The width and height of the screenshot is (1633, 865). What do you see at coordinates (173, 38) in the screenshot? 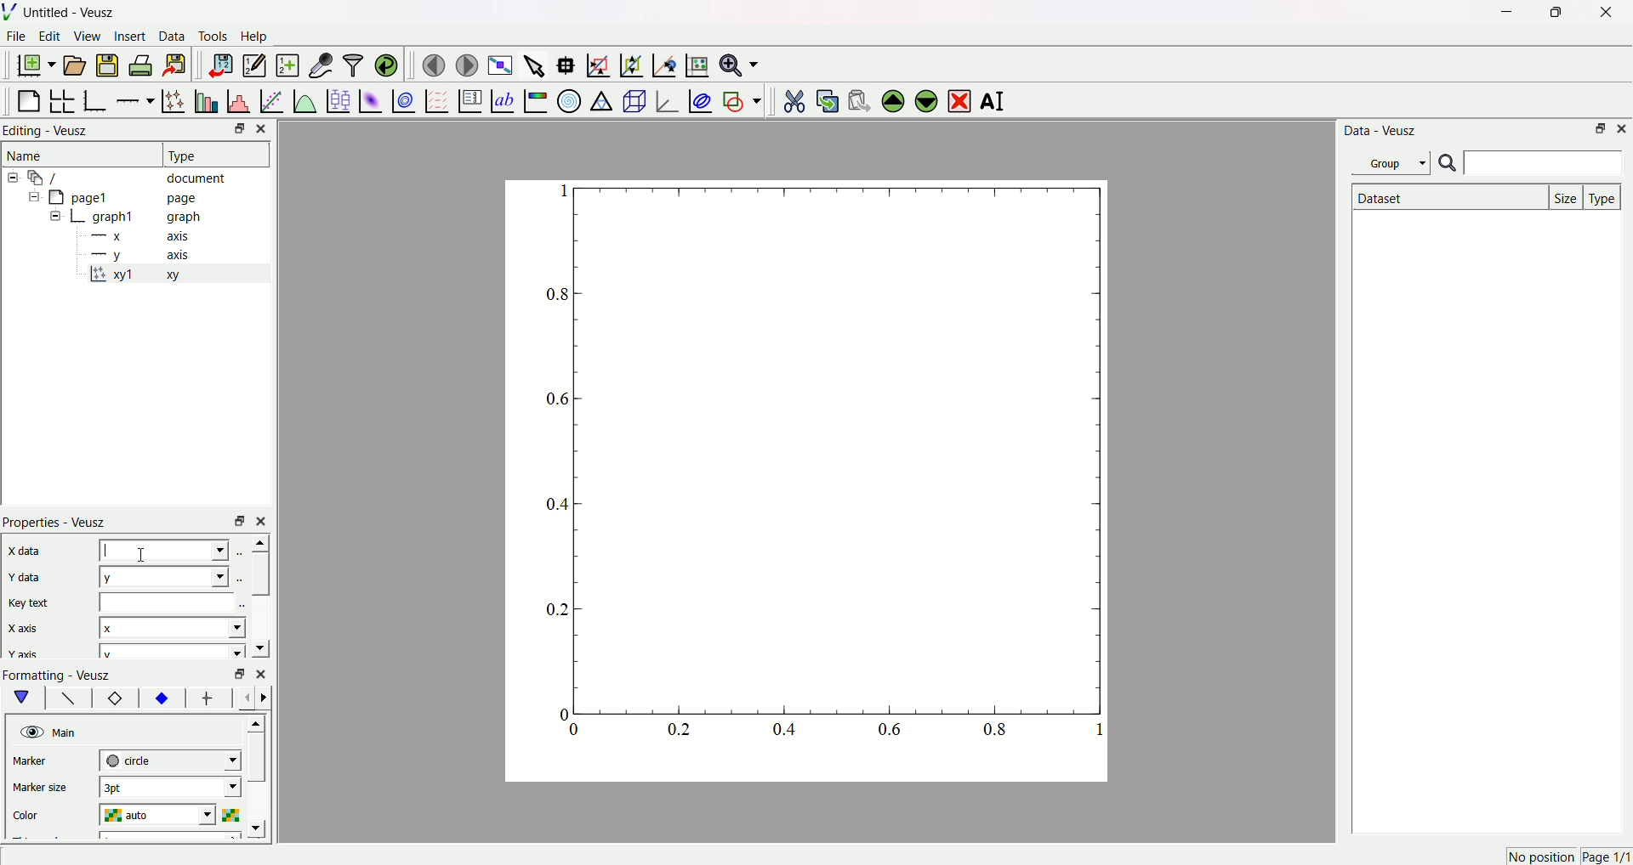
I see `Data` at bounding box center [173, 38].